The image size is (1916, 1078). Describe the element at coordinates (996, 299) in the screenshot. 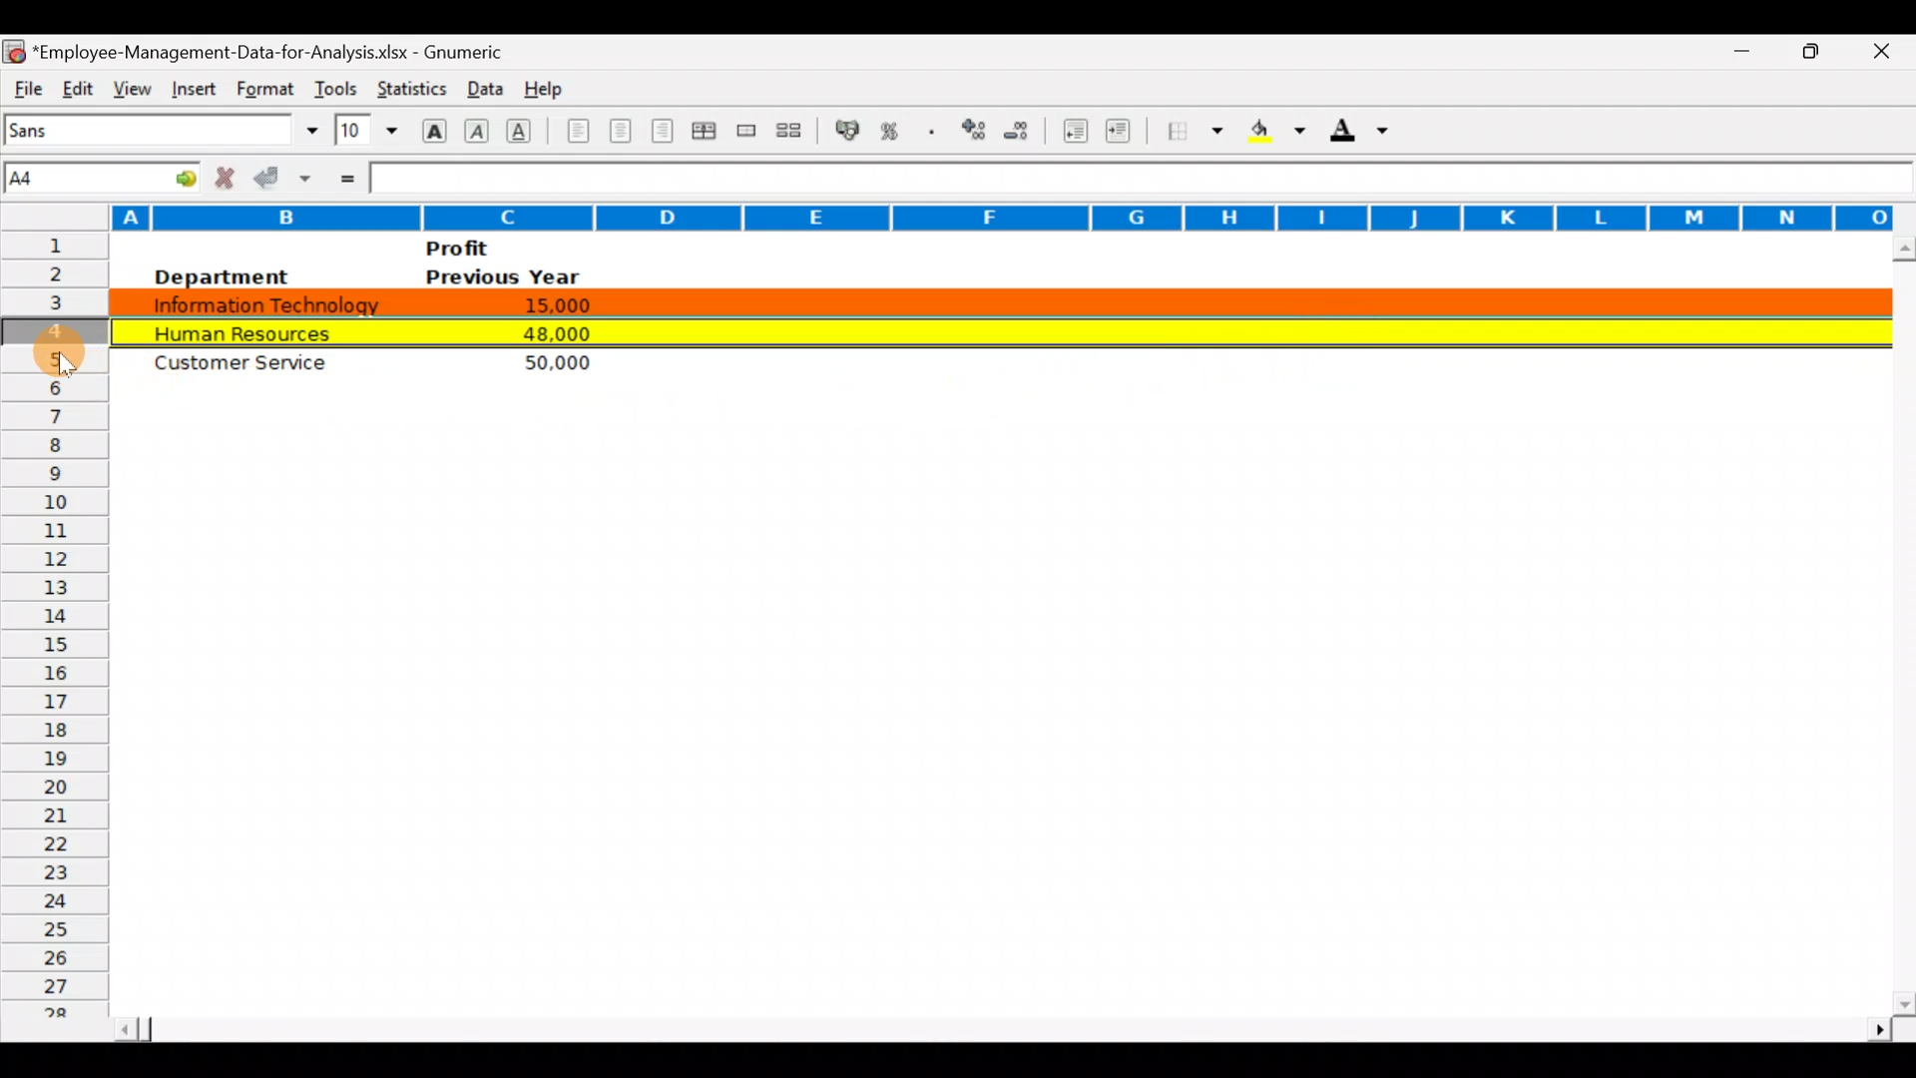

I see `Selected row 3 of data highlighted with color` at that location.